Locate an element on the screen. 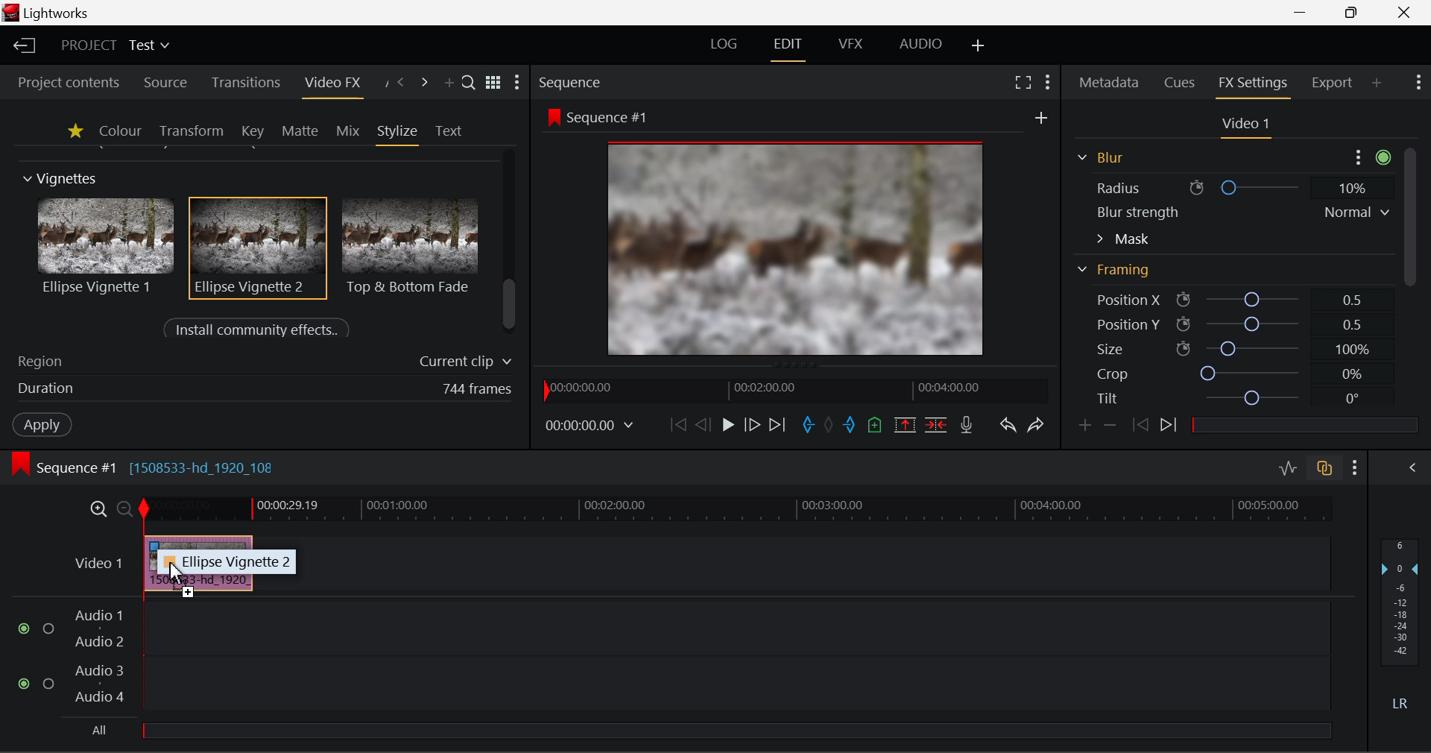 The height and width of the screenshot is (753, 1431). Vignettes Section is located at coordinates (61, 179).